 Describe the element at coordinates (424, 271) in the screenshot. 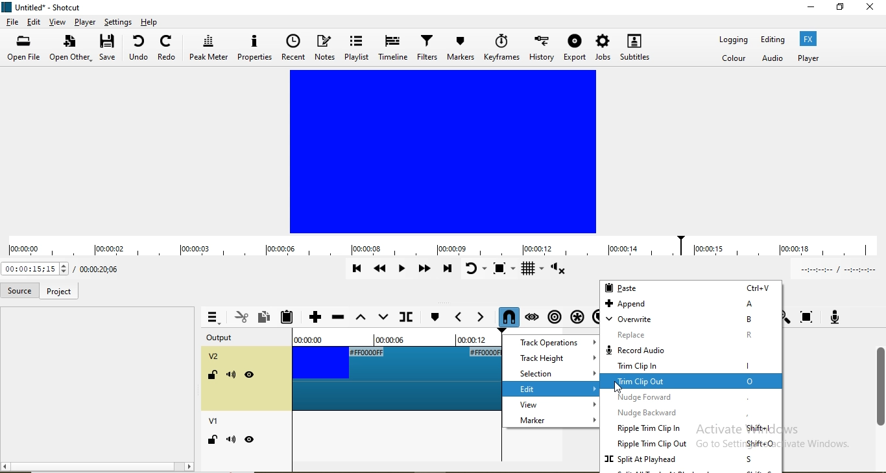

I see `Play quickly forward` at that location.